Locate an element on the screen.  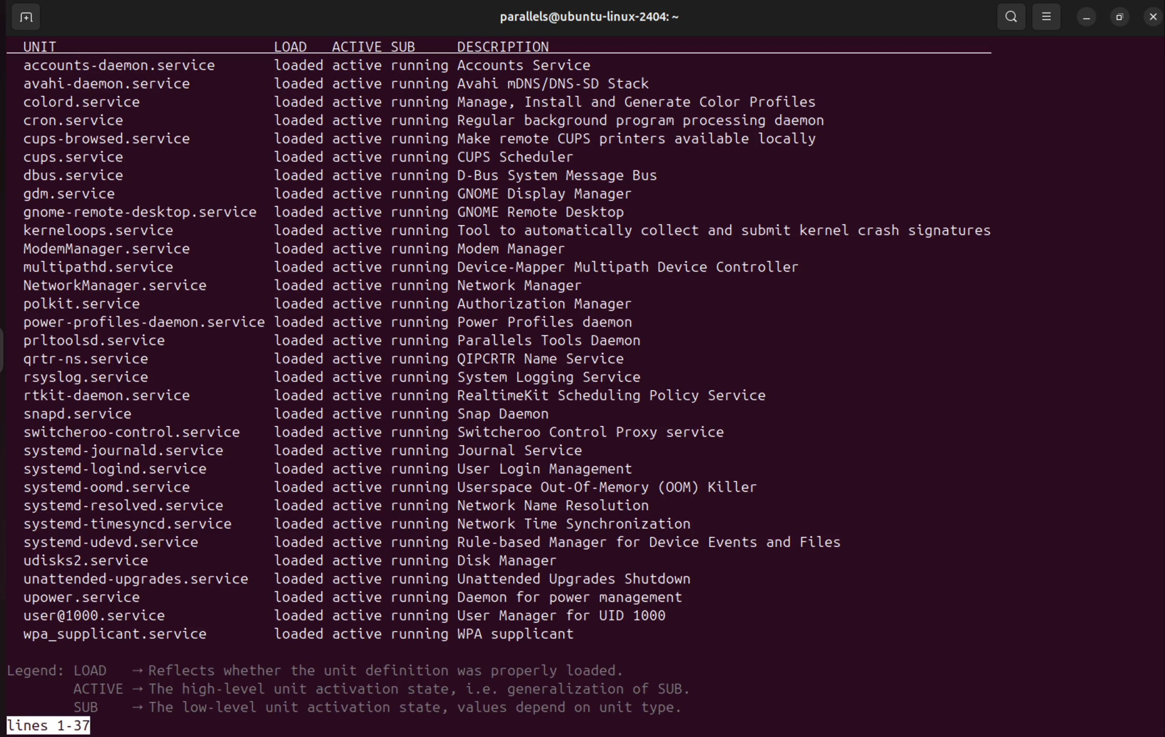
use 100 service is located at coordinates (112, 614).